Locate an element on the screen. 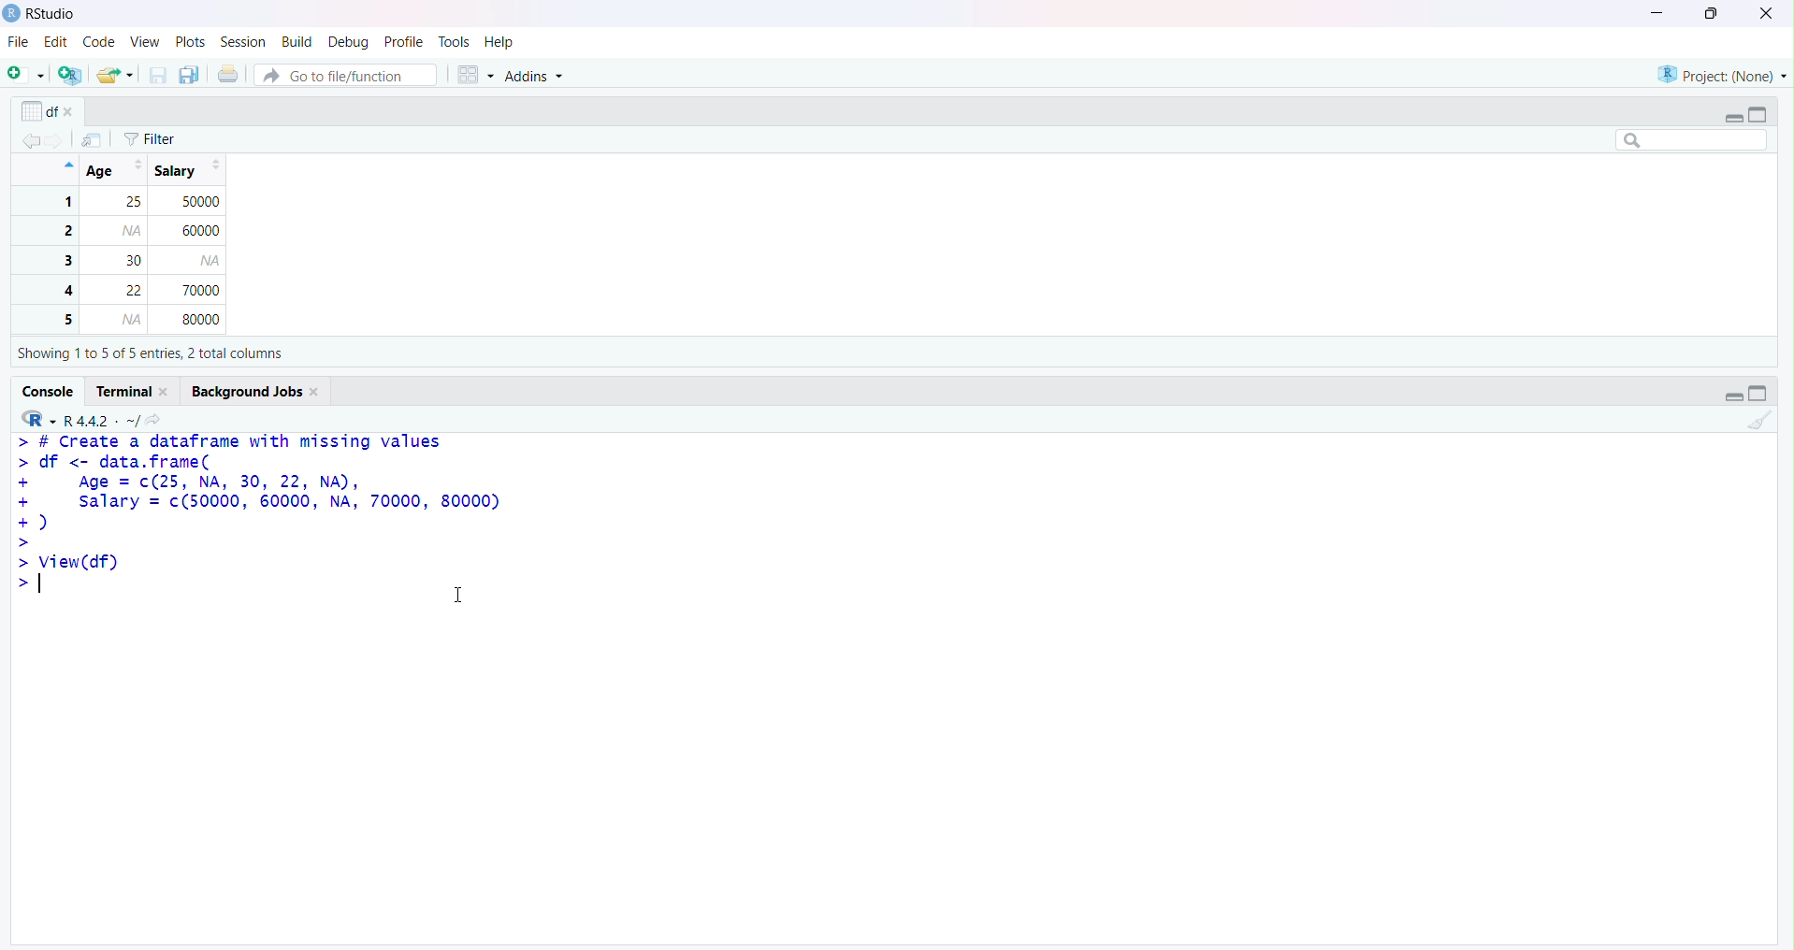  RStudio is located at coordinates (50, 14).